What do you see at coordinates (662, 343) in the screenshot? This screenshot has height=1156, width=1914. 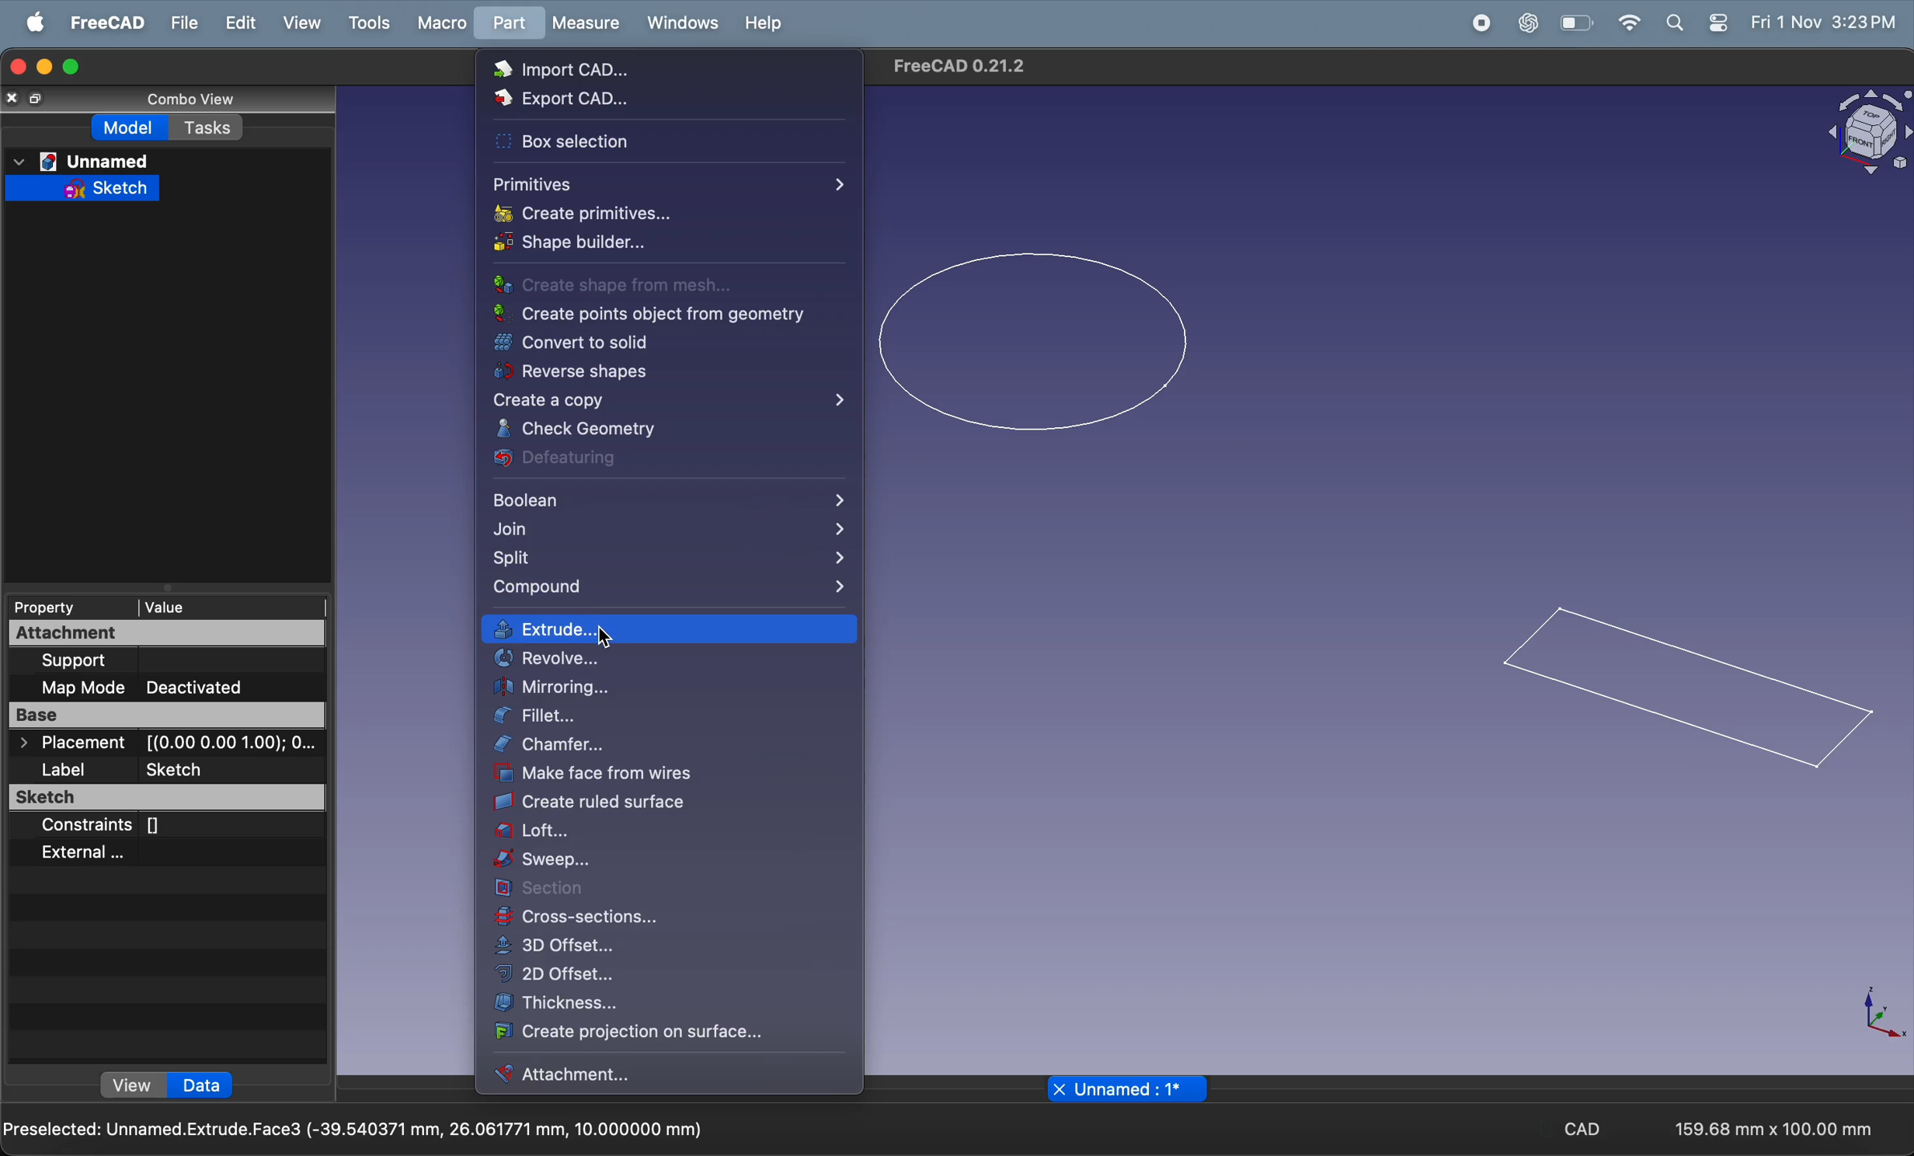 I see `Convert into solid` at bounding box center [662, 343].